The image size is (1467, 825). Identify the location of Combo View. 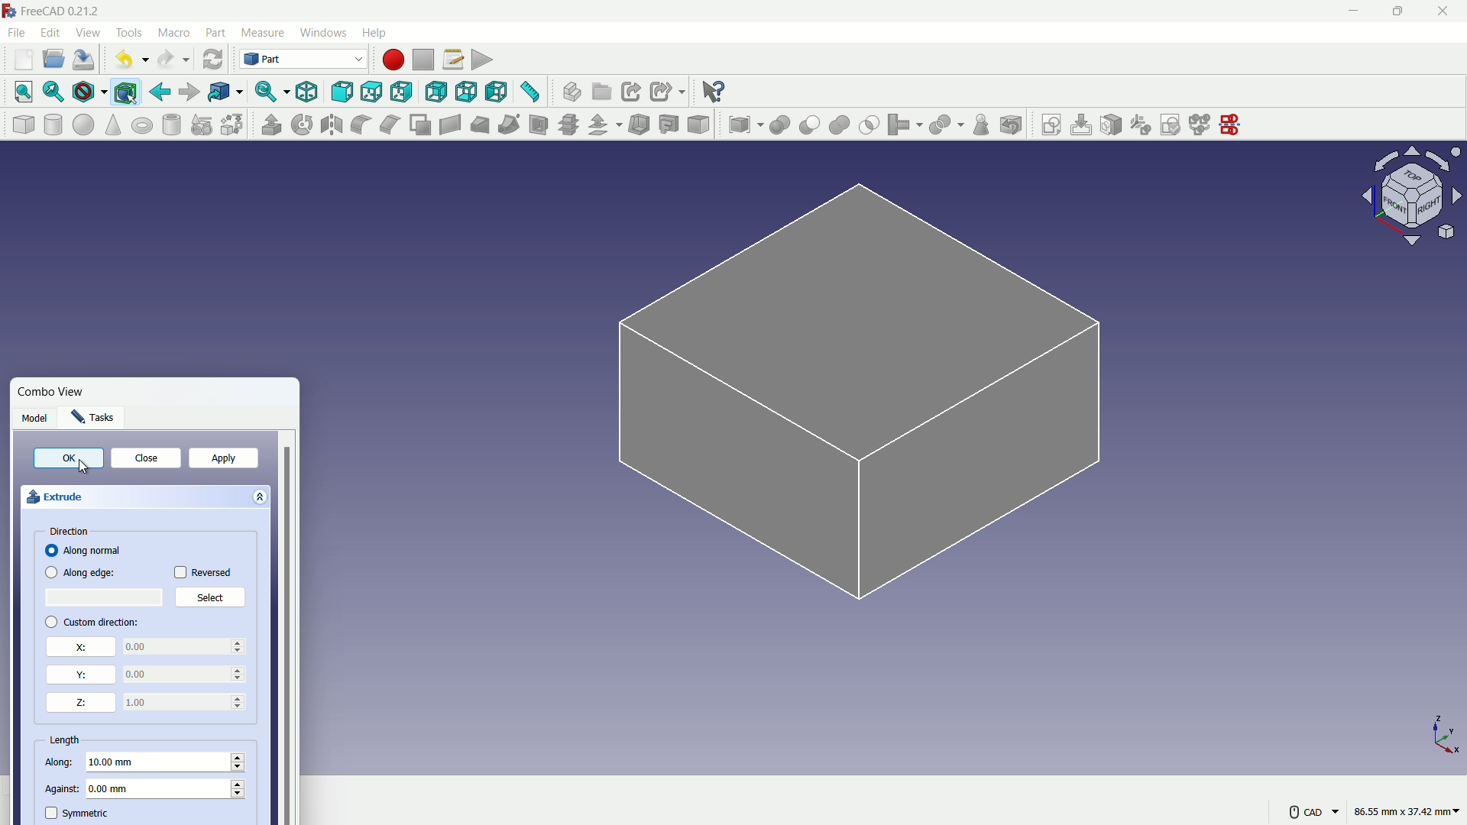
(52, 391).